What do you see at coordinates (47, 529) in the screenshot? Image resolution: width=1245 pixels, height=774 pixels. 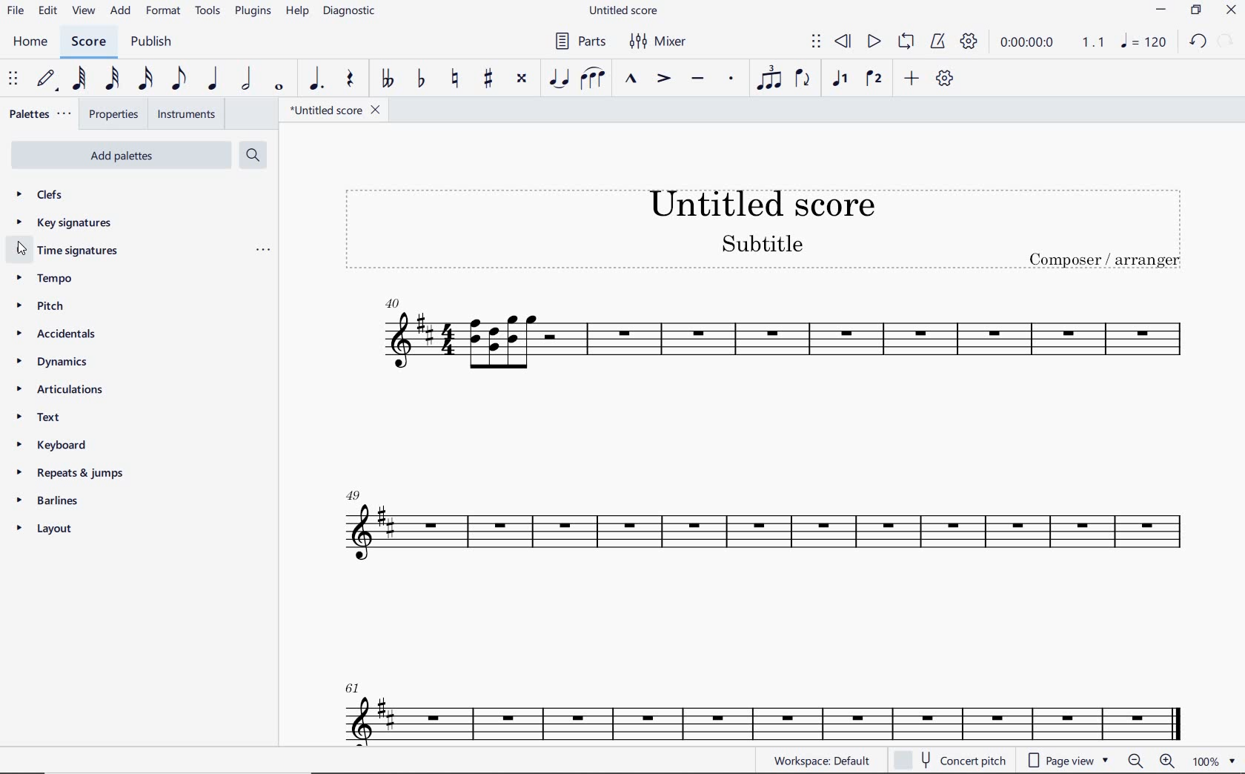 I see `LAYOUT` at bounding box center [47, 529].